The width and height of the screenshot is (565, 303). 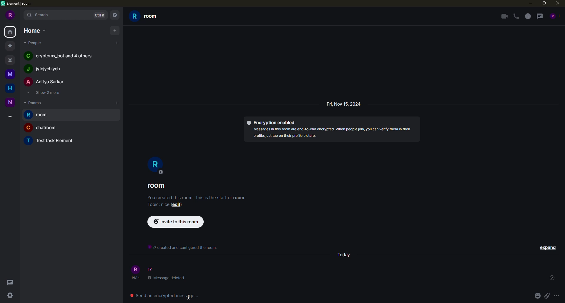 What do you see at coordinates (11, 59) in the screenshot?
I see `contact` at bounding box center [11, 59].